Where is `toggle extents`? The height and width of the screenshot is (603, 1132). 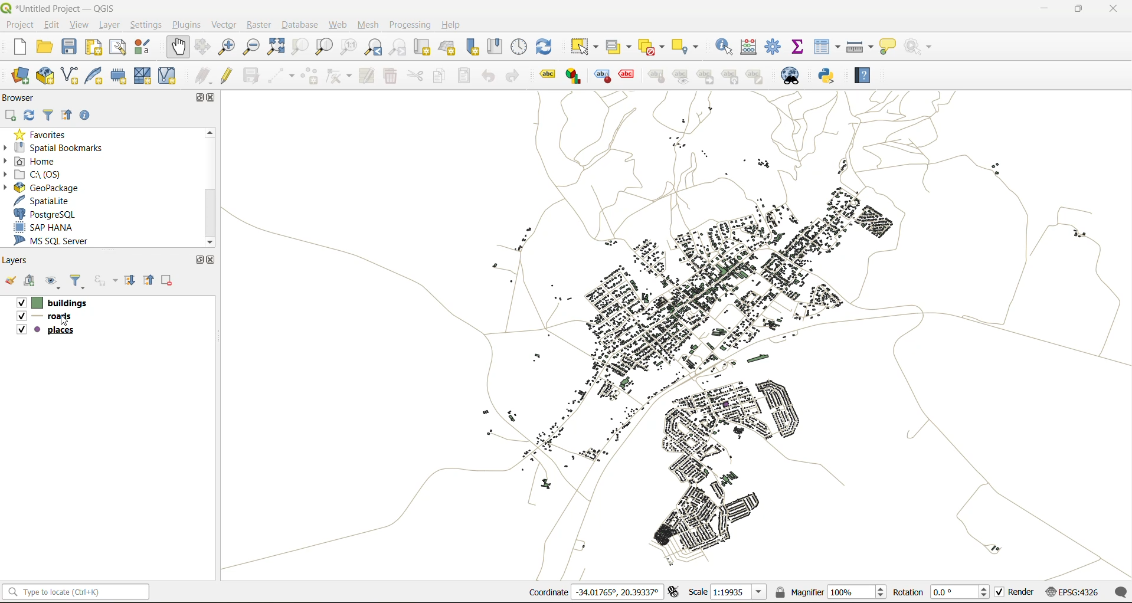
toggle extents is located at coordinates (675, 592).